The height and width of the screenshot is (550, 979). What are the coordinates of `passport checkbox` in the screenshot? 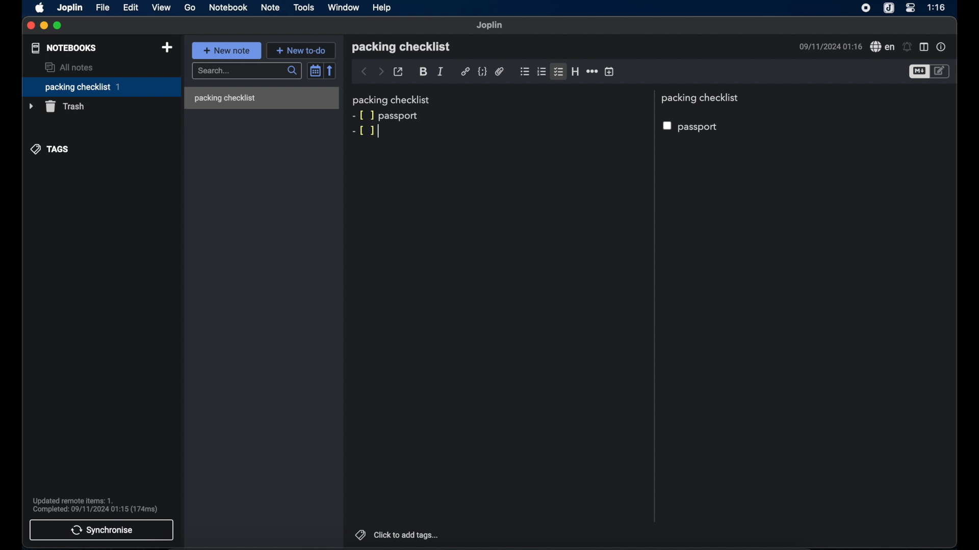 It's located at (692, 127).